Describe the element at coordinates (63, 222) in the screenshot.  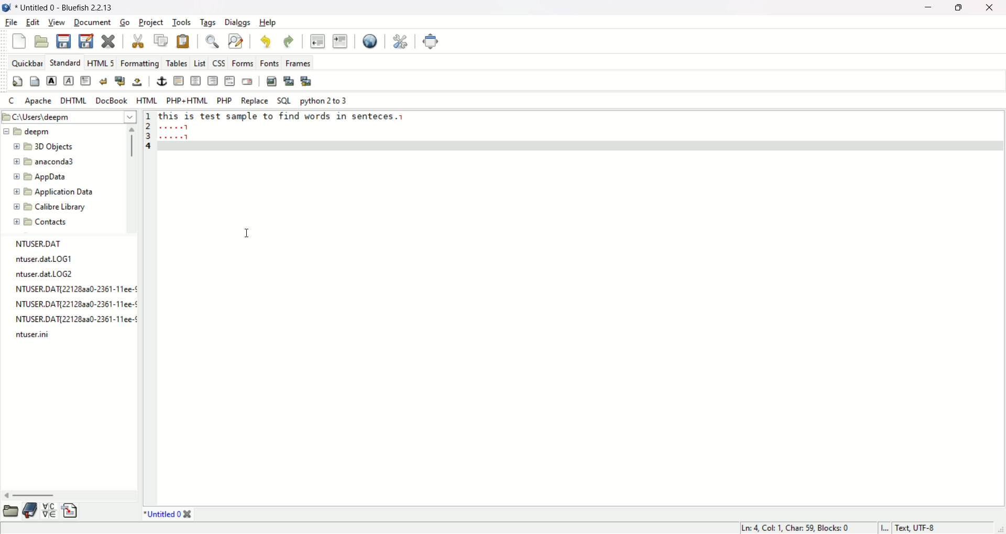
I see `Contacts` at that location.